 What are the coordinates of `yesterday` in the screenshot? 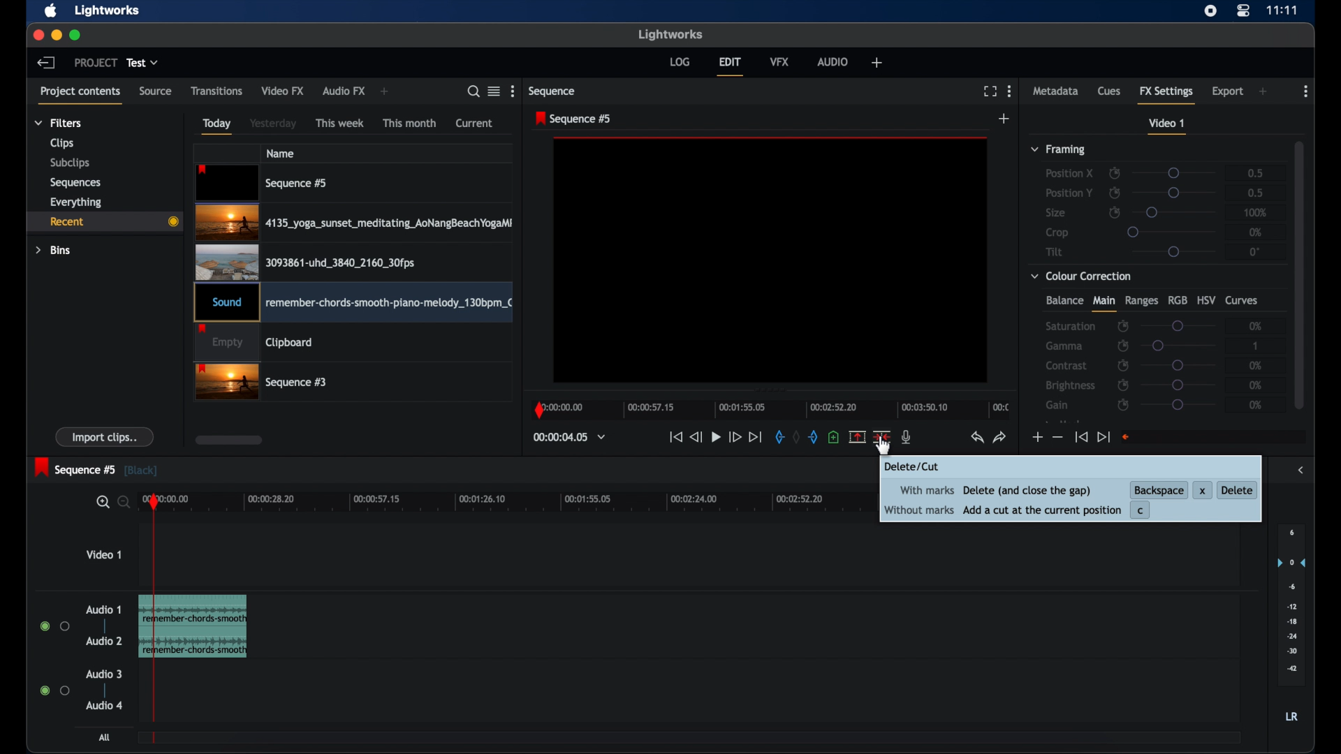 It's located at (273, 123).